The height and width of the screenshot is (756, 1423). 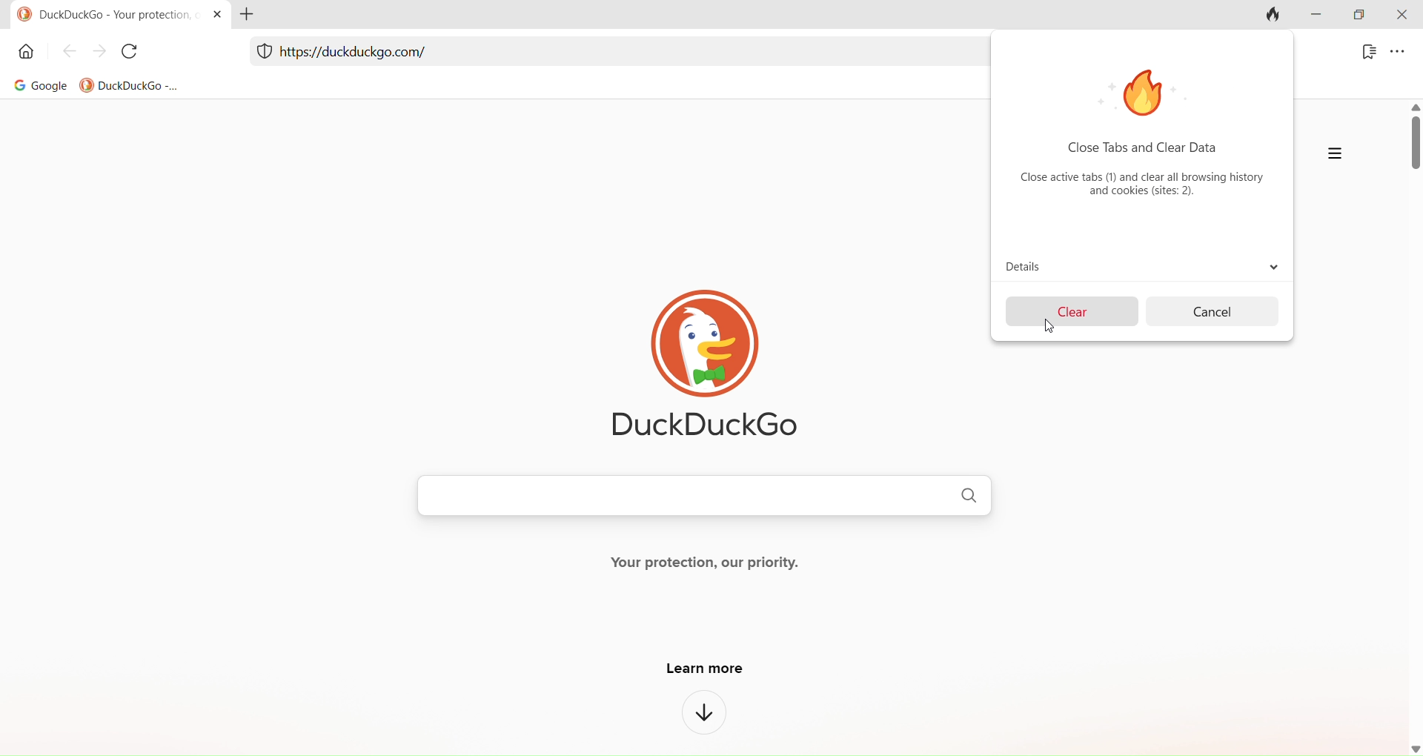 What do you see at coordinates (1332, 154) in the screenshot?
I see `more ` at bounding box center [1332, 154].